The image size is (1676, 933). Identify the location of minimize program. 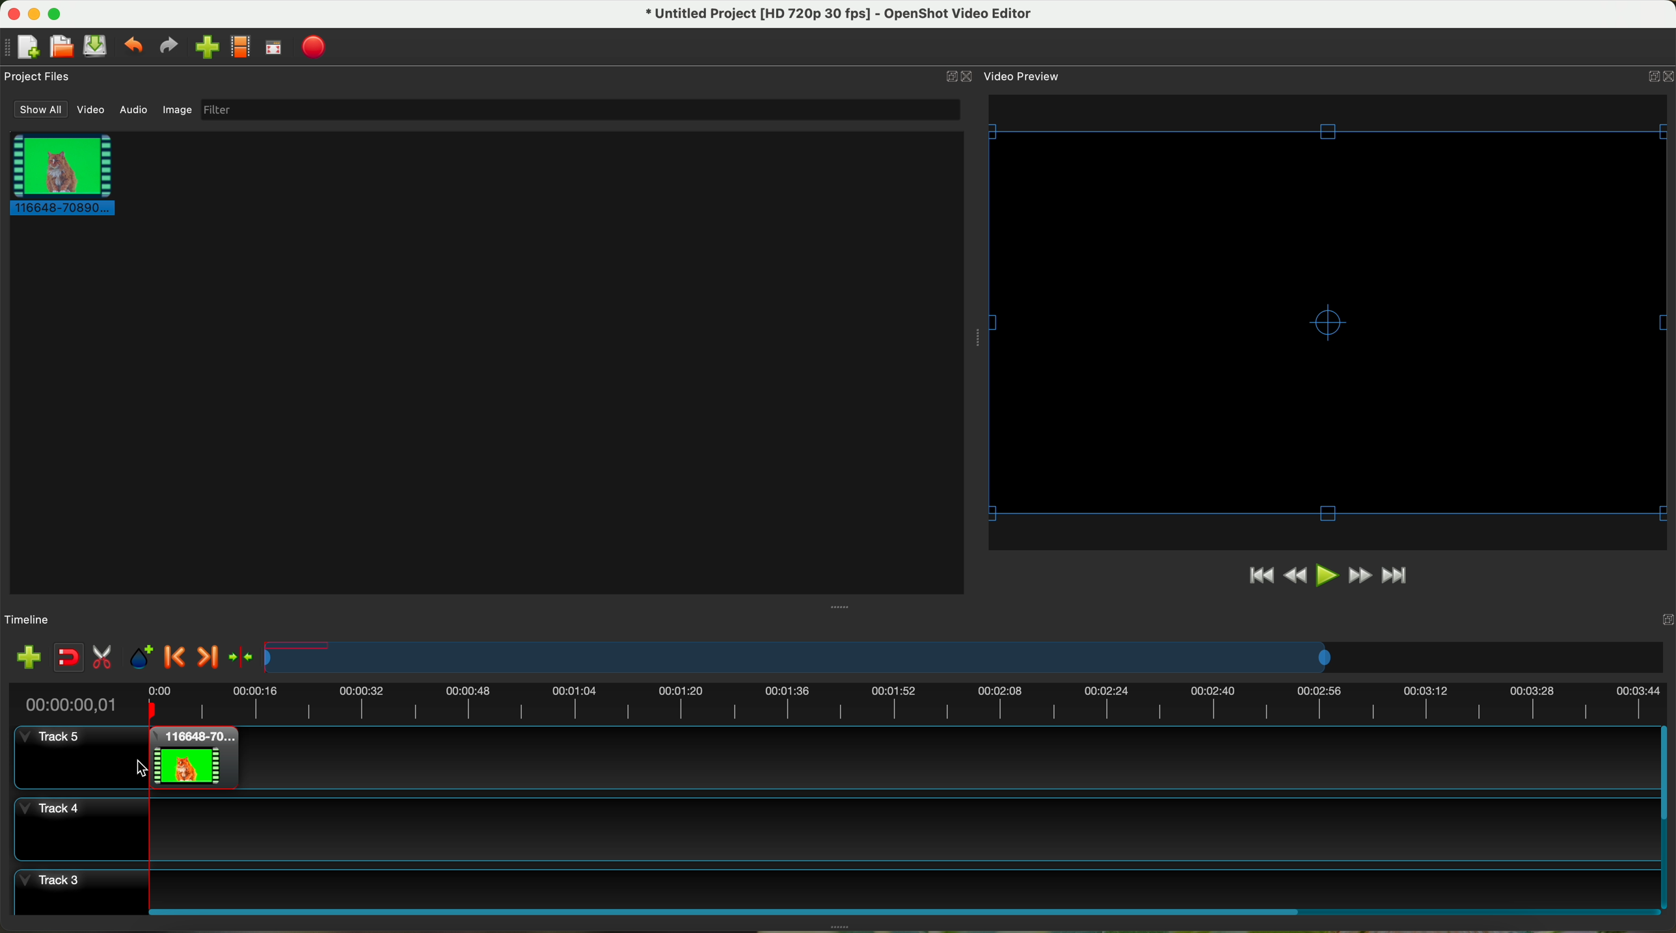
(35, 14).